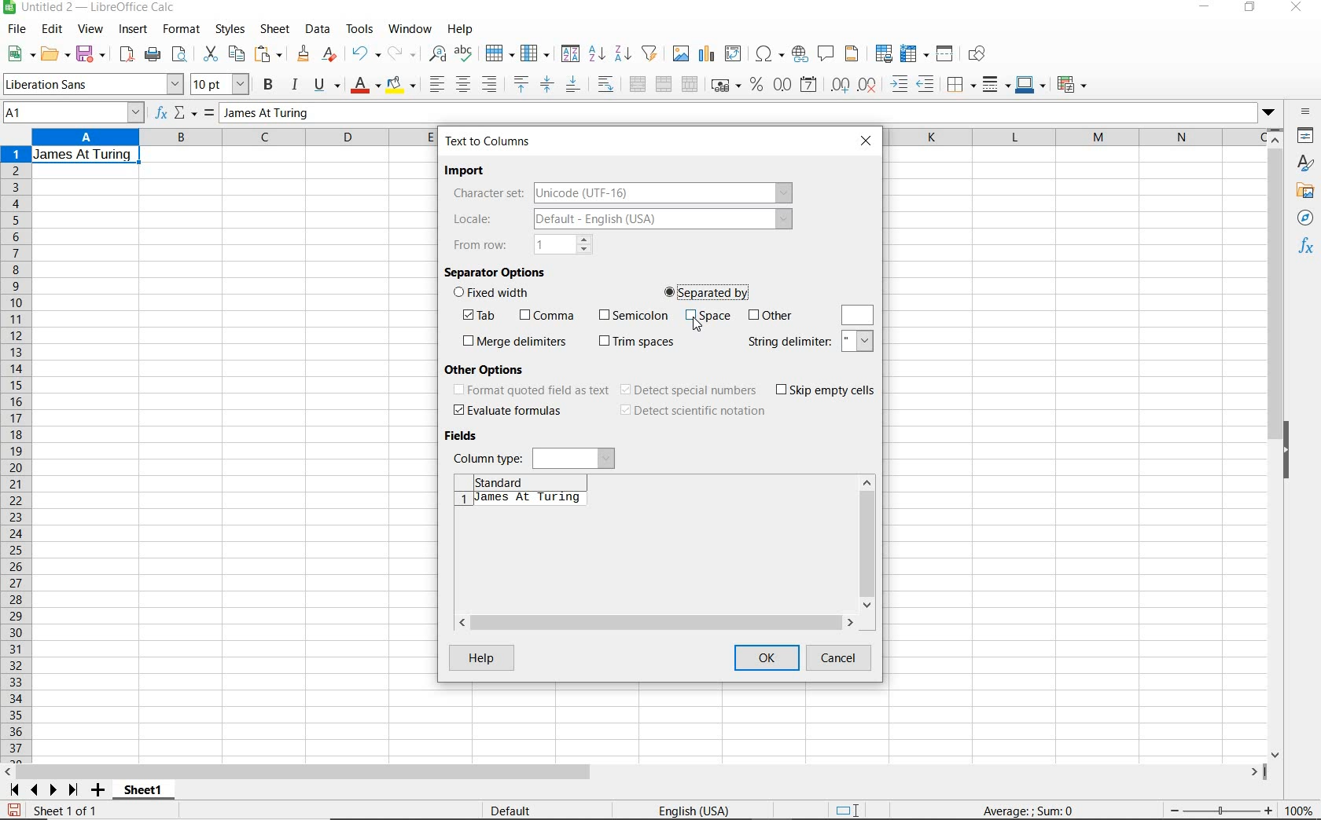  I want to click on character set, so click(620, 192).